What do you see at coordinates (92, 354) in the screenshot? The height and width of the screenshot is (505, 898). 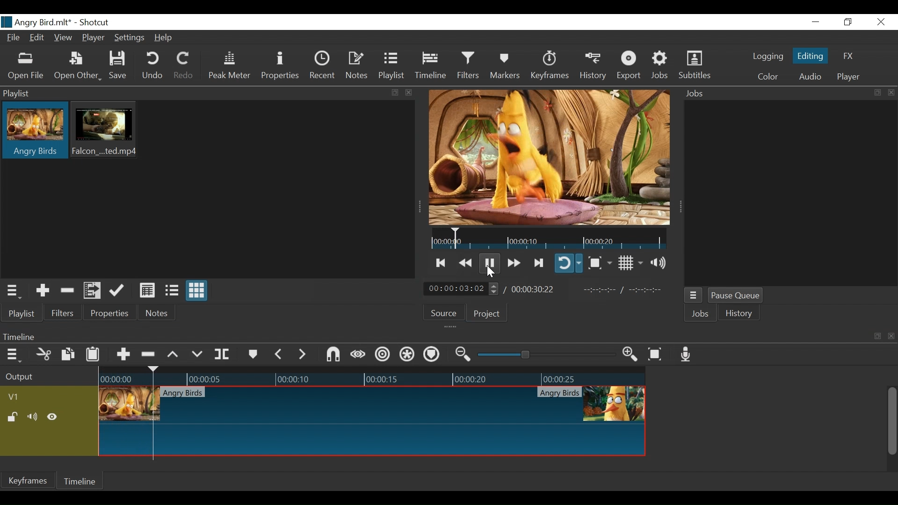 I see `Paste` at bounding box center [92, 354].